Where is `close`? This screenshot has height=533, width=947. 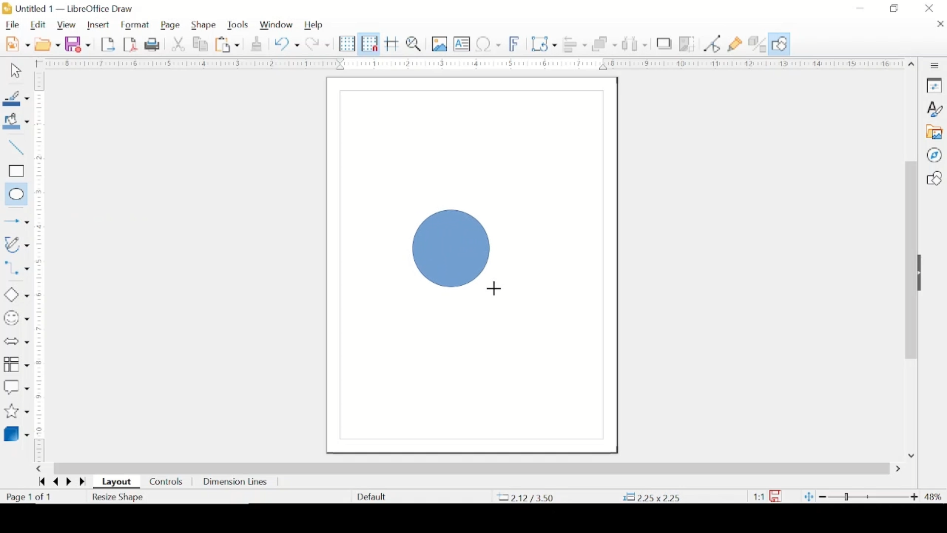 close is located at coordinates (930, 8).